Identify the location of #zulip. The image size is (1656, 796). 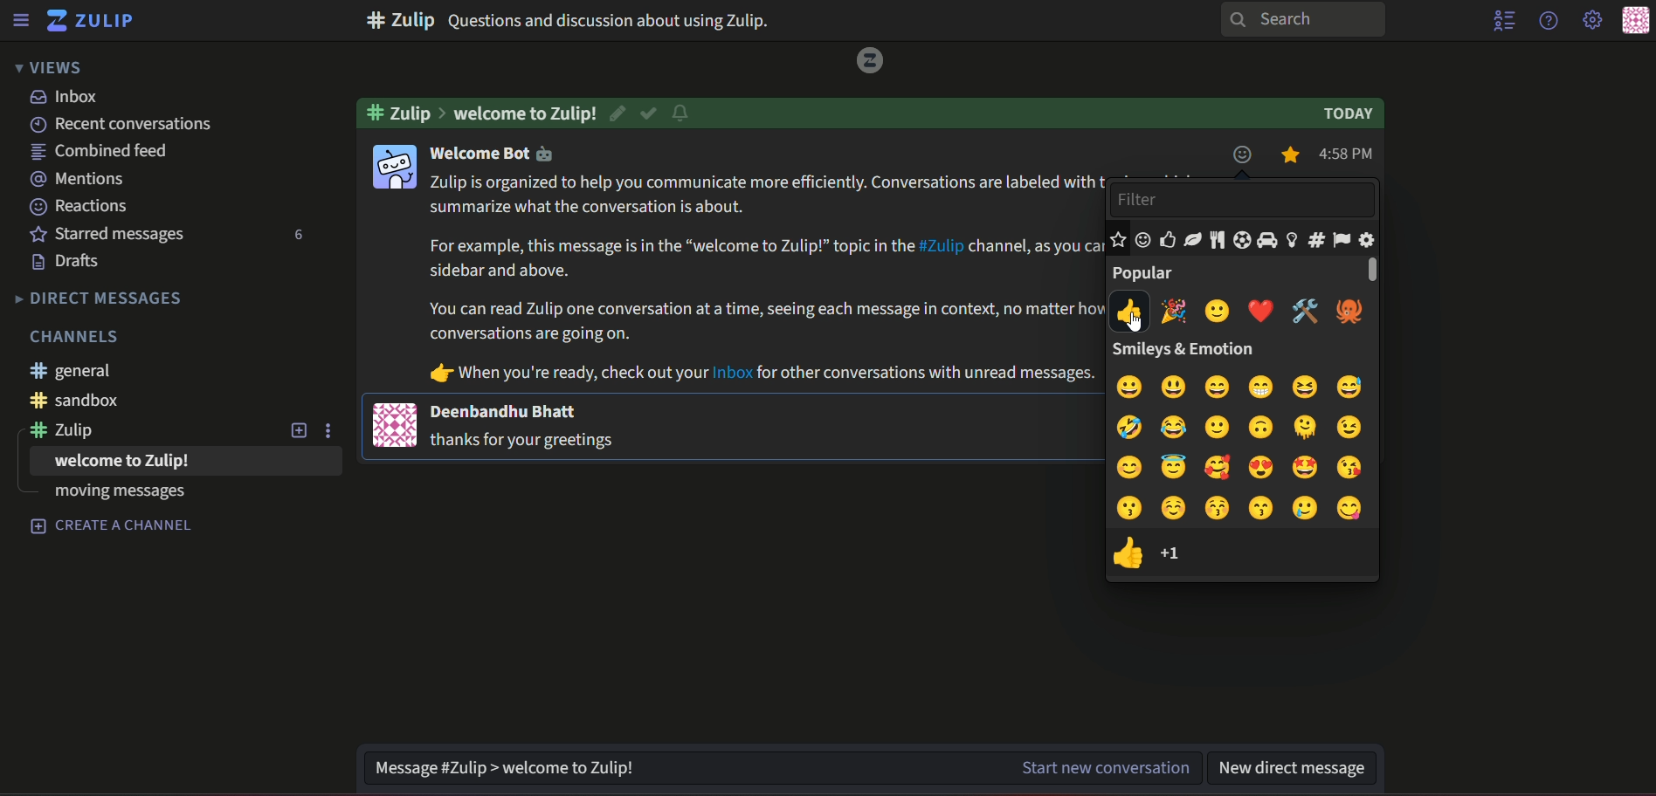
(67, 430).